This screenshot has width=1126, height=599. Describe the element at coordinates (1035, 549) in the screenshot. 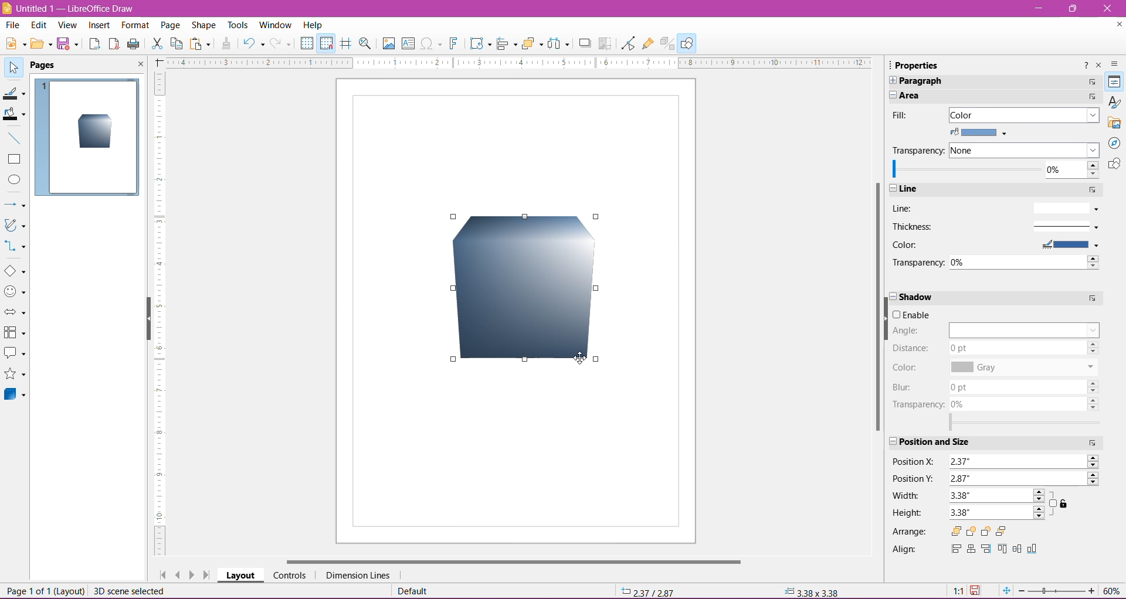

I see `Bottom` at that location.